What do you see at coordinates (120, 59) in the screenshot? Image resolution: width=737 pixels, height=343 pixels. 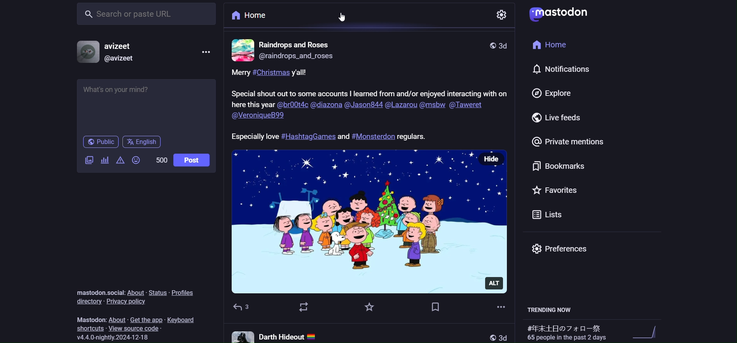 I see `id` at bounding box center [120, 59].